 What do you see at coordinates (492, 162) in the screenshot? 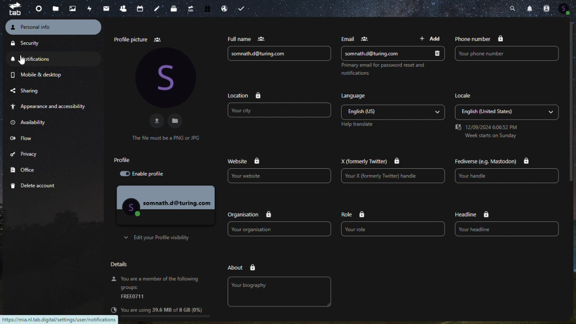
I see `fediverse` at bounding box center [492, 162].